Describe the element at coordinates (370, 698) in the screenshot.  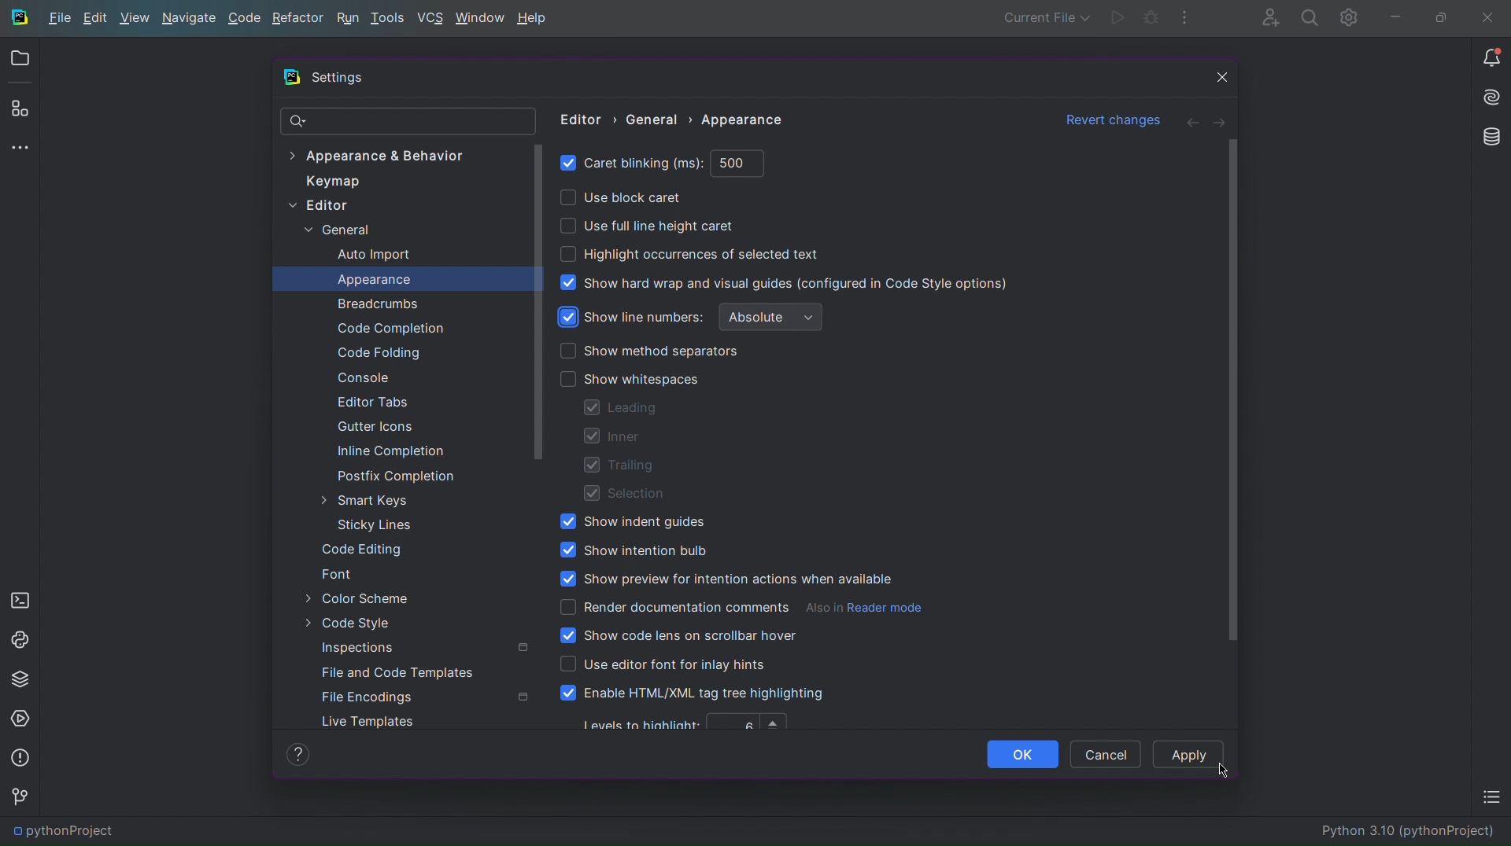
I see `File Encodings` at that location.